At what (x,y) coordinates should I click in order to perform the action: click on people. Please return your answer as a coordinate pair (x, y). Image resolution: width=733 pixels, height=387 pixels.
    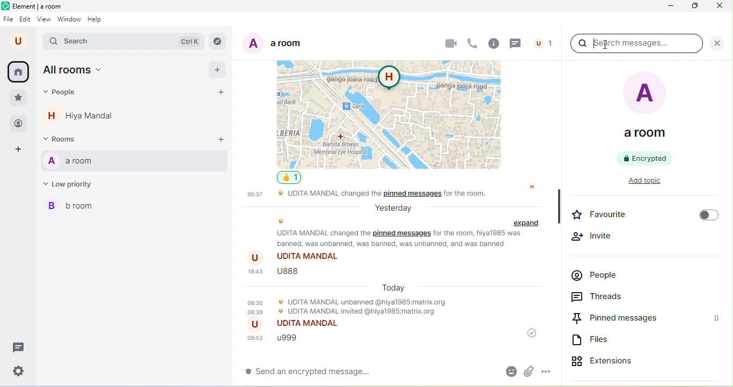
    Looking at the image, I should click on (18, 123).